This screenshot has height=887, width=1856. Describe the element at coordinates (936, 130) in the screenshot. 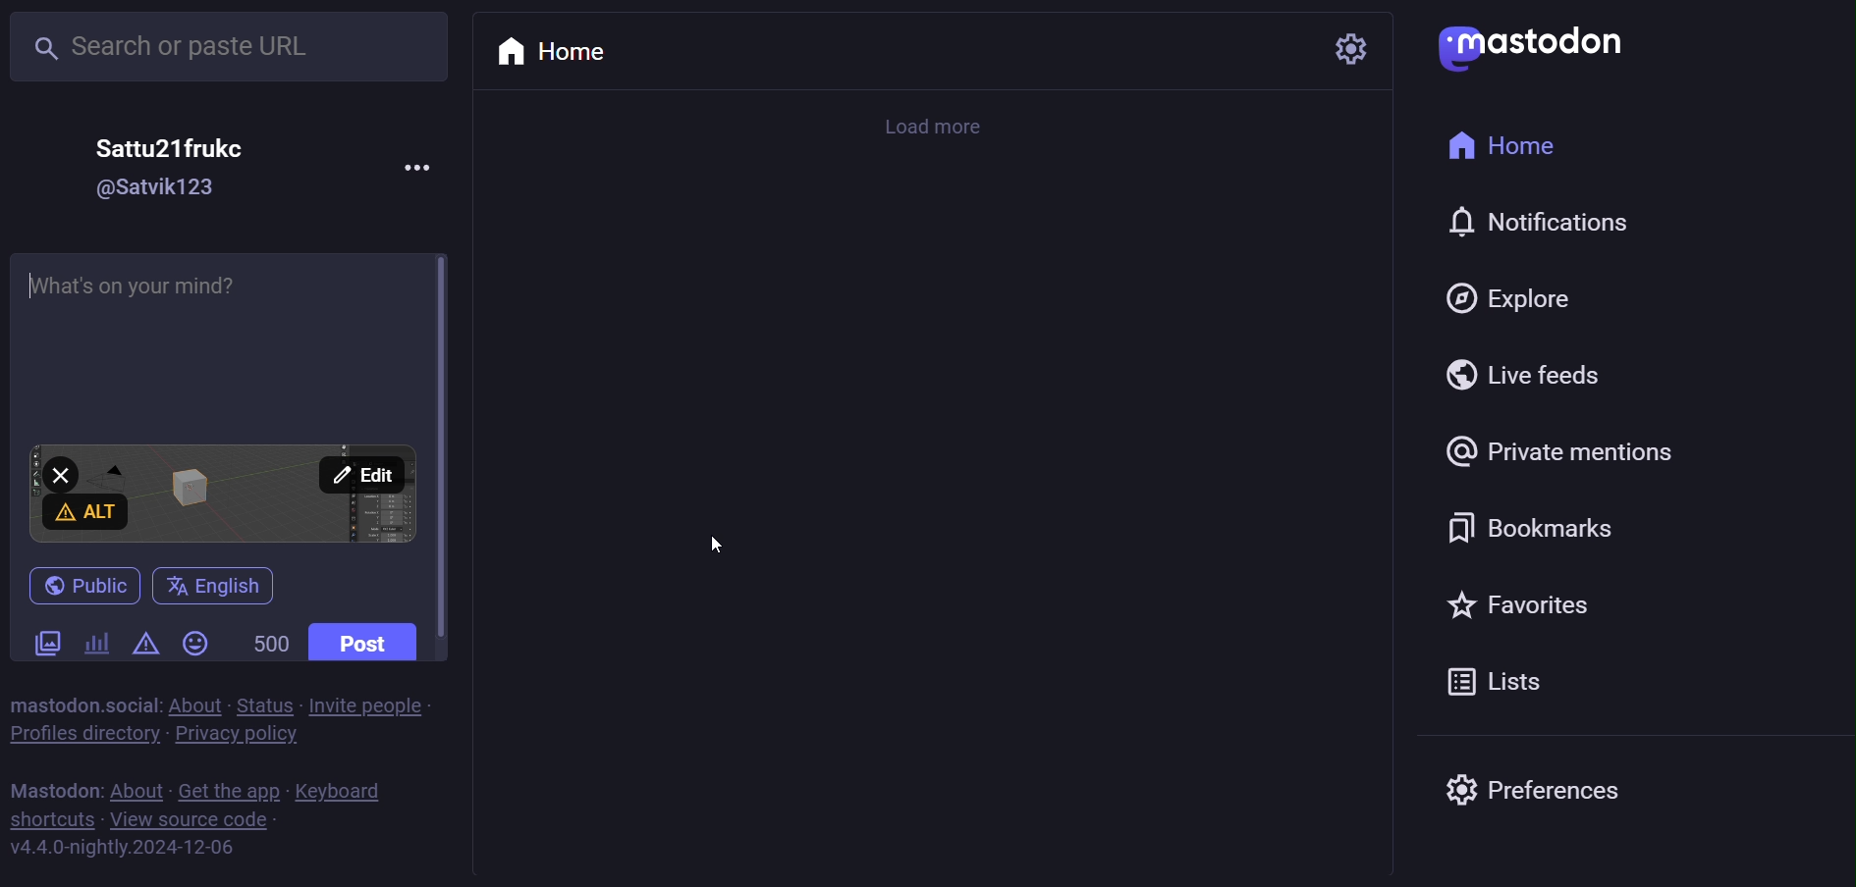

I see `load more` at that location.